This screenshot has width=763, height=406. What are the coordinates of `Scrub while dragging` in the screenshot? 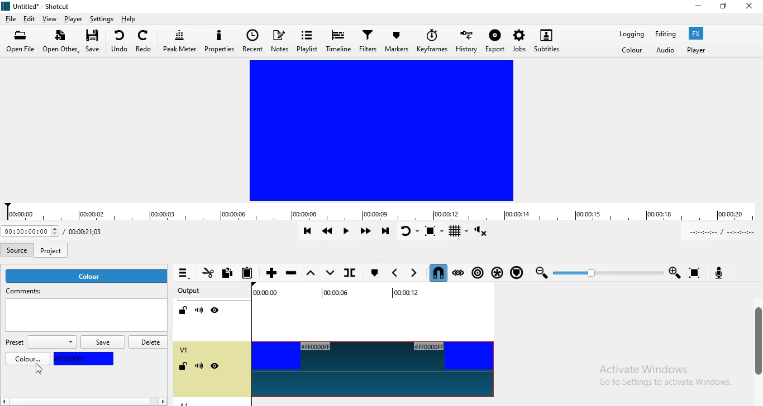 It's located at (459, 274).